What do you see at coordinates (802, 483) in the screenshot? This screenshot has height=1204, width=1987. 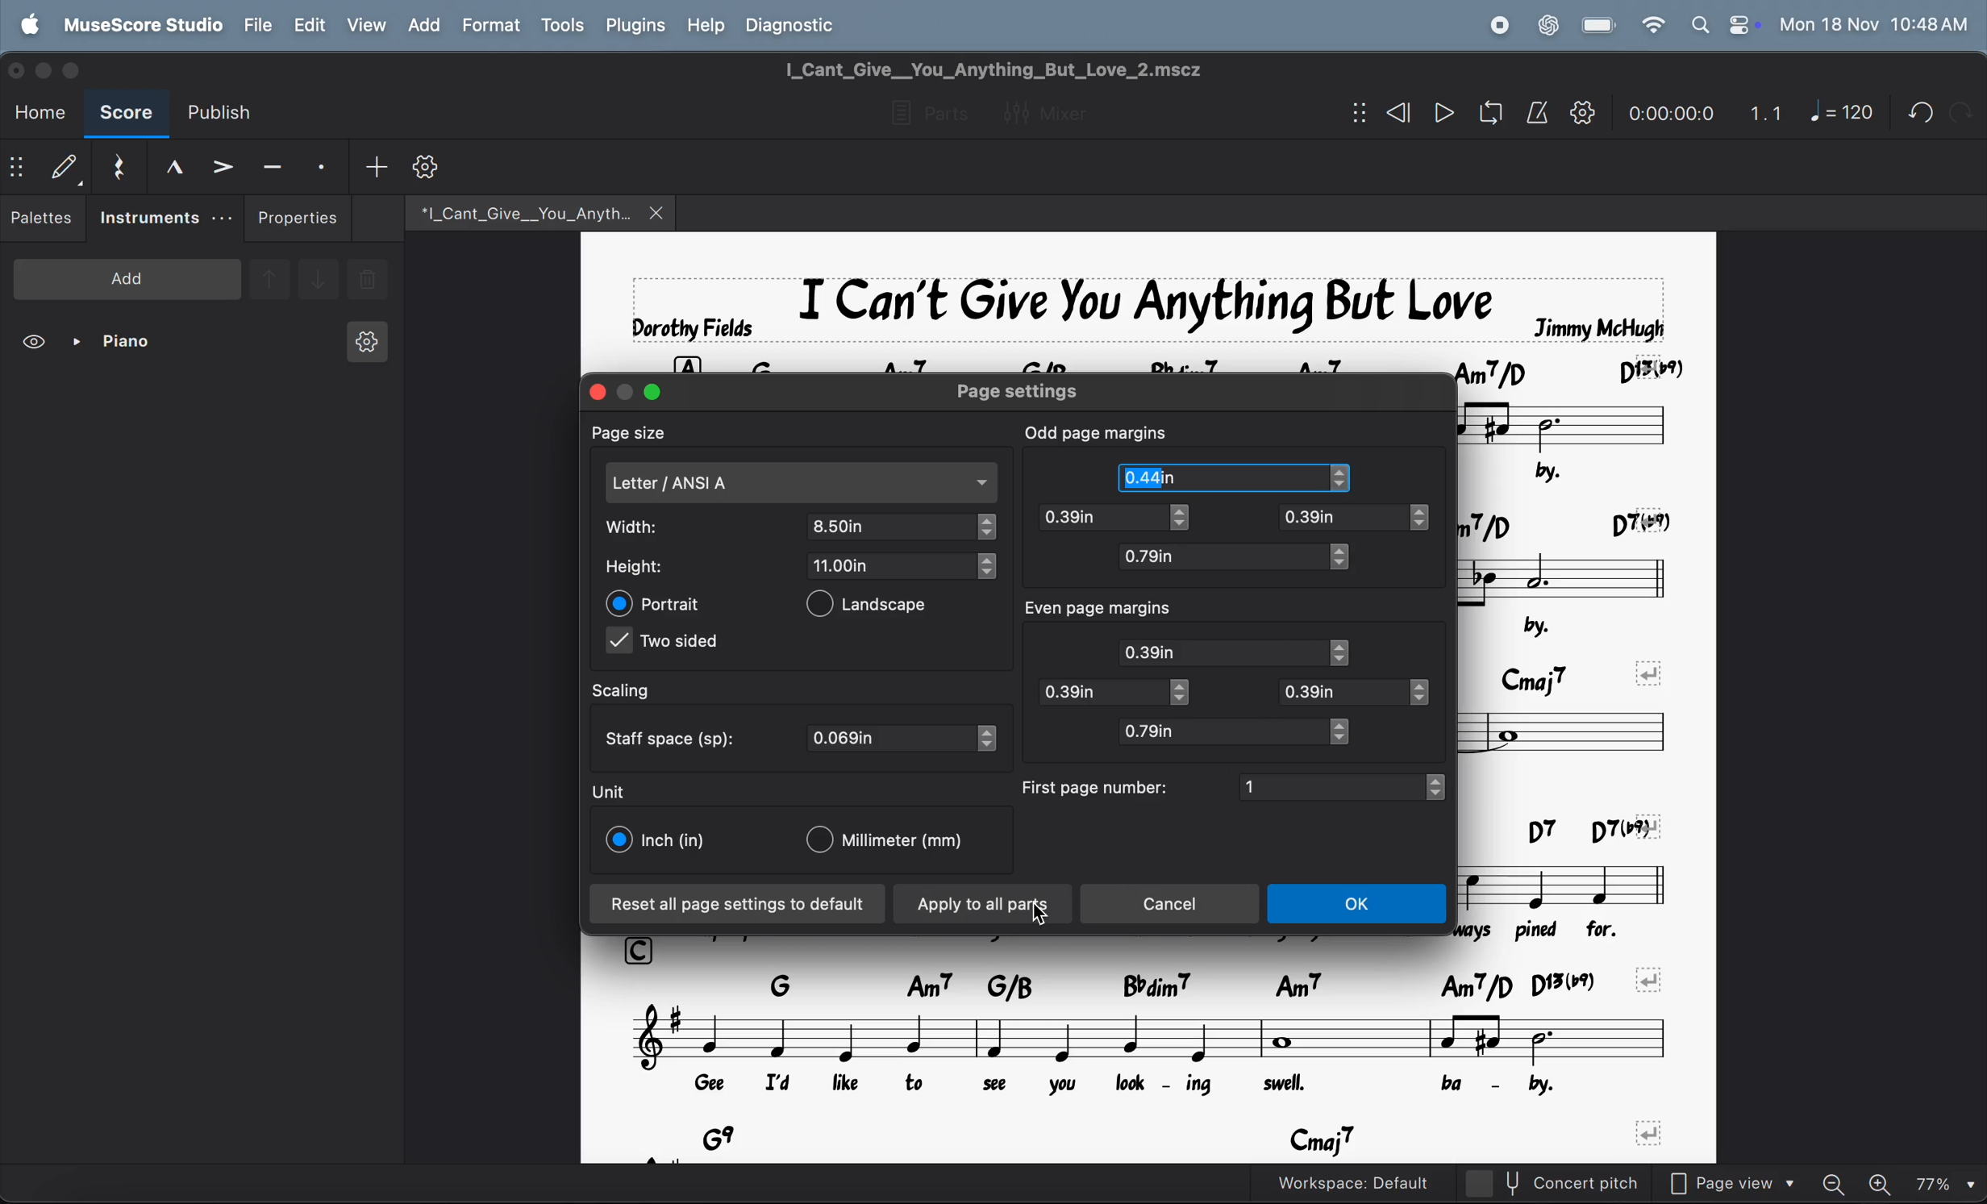 I see `letter ` at bounding box center [802, 483].